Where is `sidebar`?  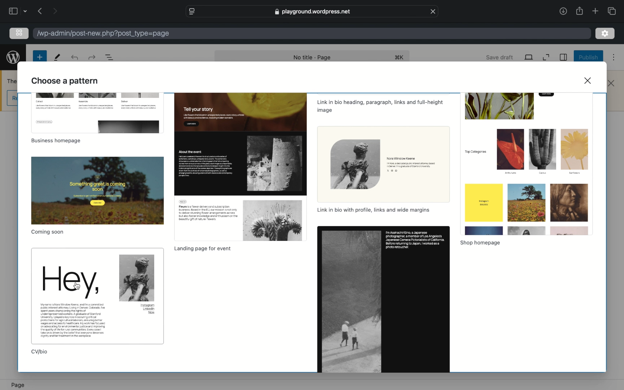 sidebar is located at coordinates (13, 11).